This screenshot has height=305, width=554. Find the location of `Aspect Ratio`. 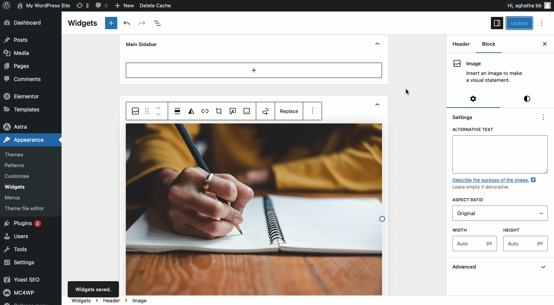

Aspect Ratio is located at coordinates (471, 200).